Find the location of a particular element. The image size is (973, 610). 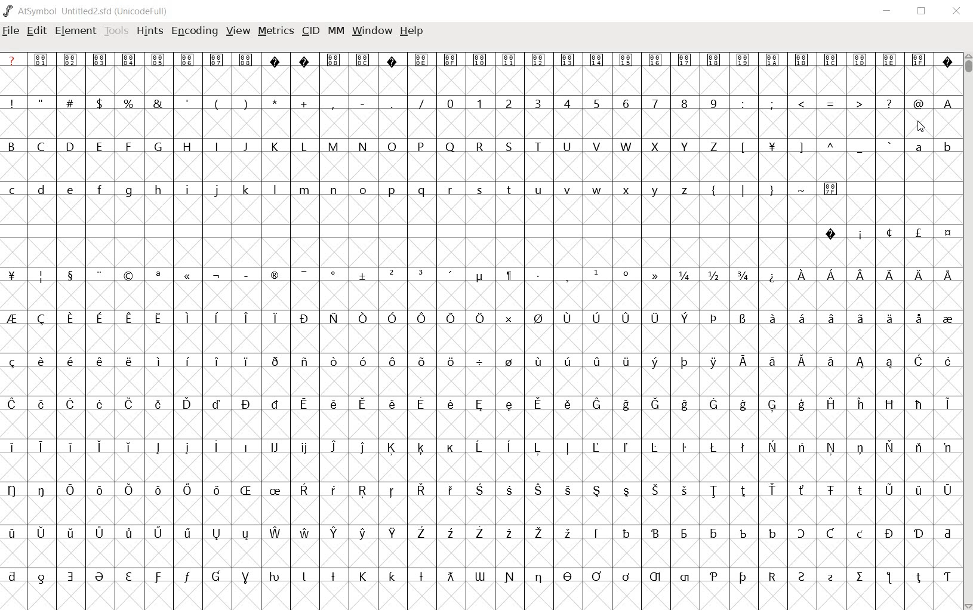

SCROLLBAR is located at coordinates (967, 332).